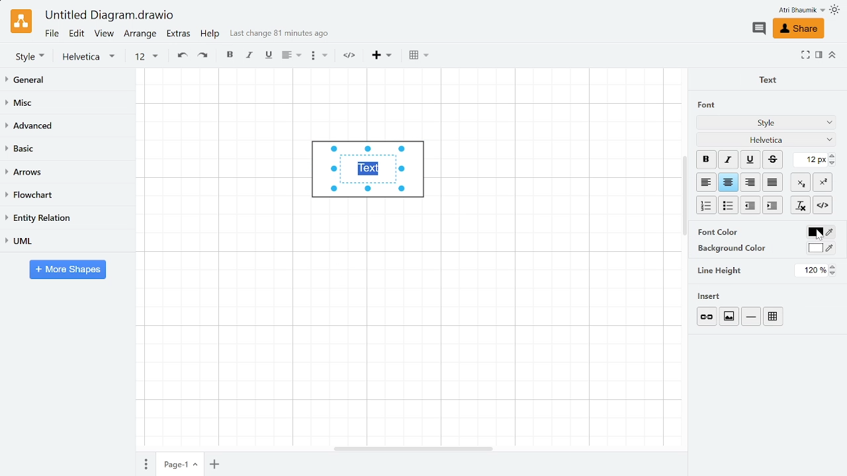 The height and width of the screenshot is (476, 847). I want to click on Help, so click(211, 36).